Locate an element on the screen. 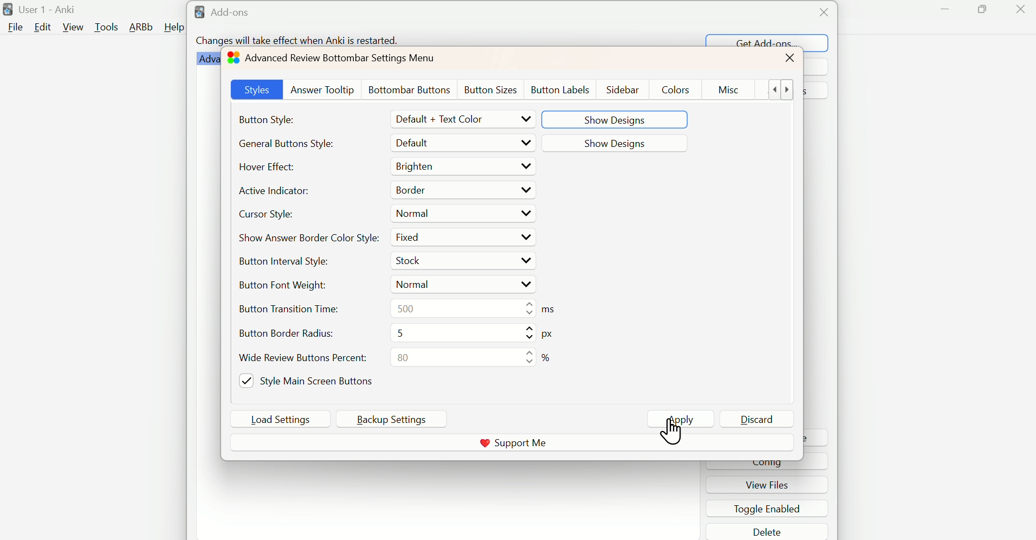 This screenshot has height=540, width=1036. Hover Effect is located at coordinates (269, 165).